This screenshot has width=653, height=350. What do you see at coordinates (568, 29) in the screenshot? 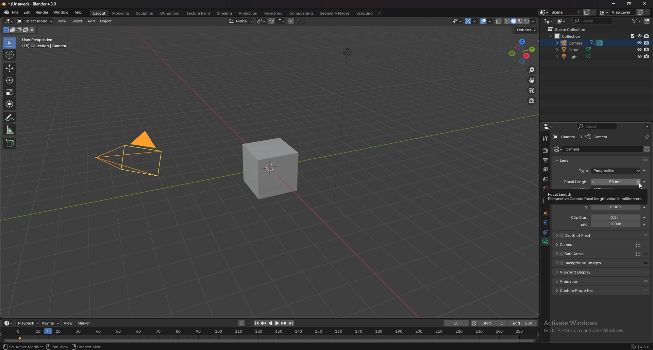
I see `scene collection` at bounding box center [568, 29].